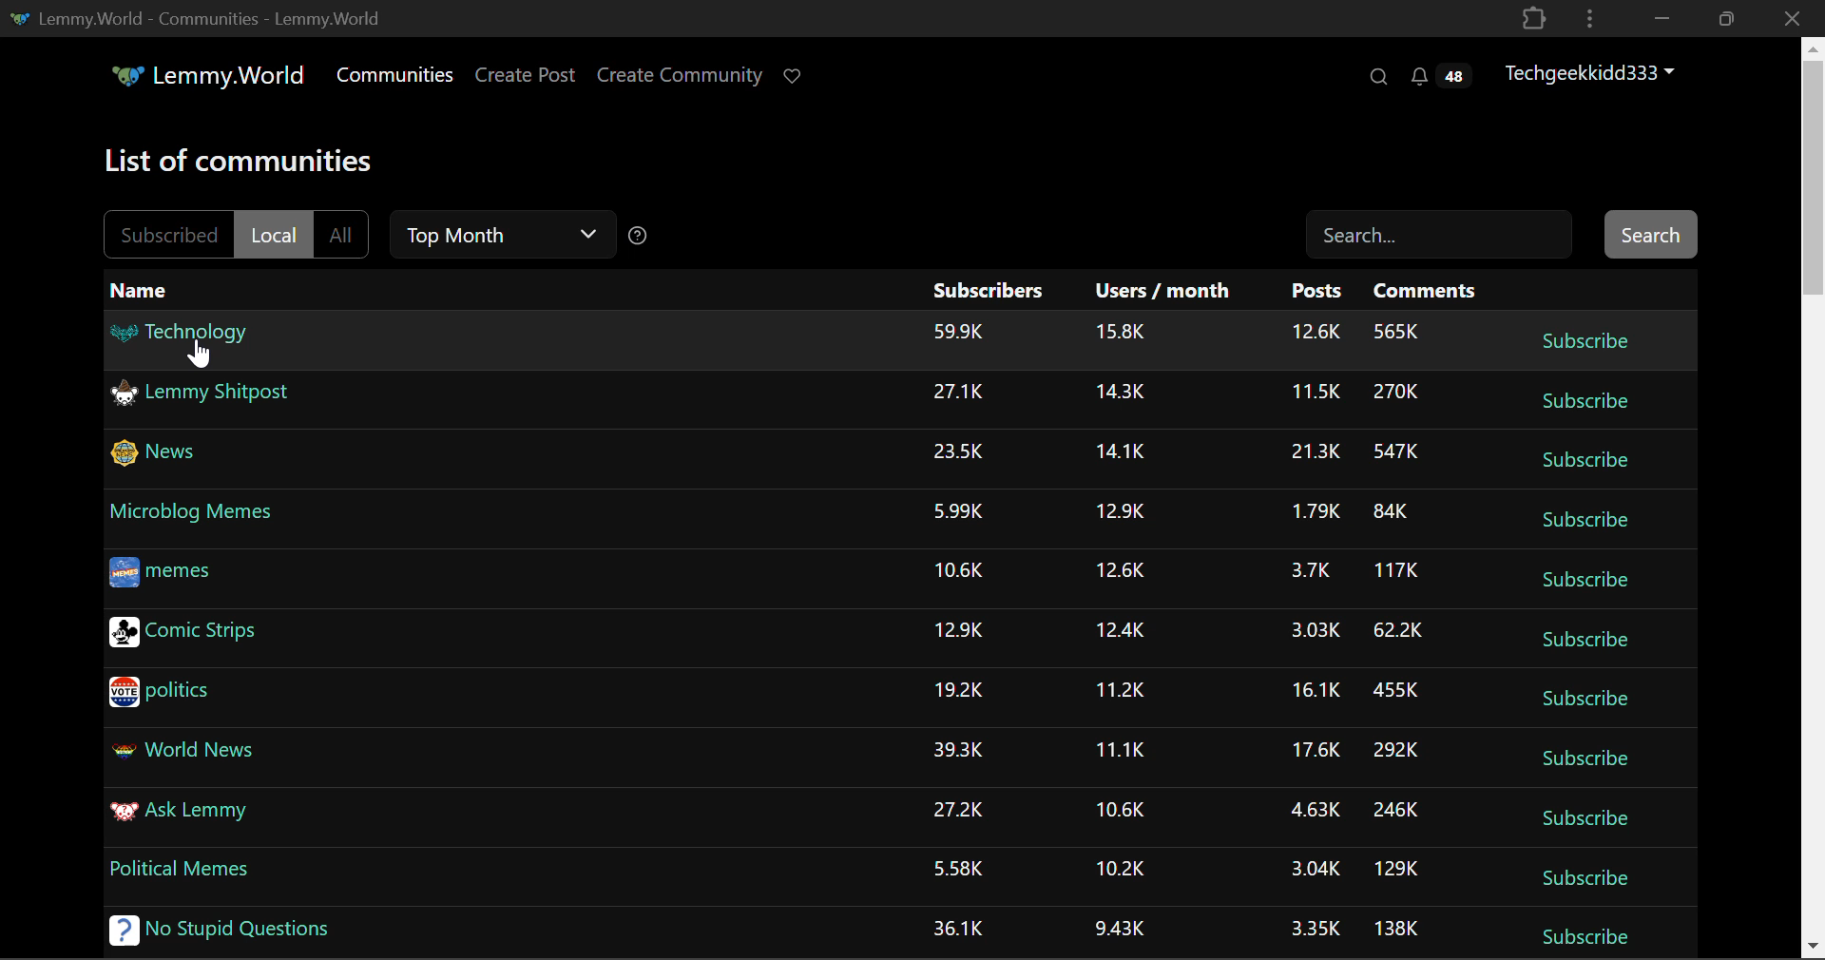  What do you see at coordinates (795, 77) in the screenshot?
I see `Donate to Lemmy` at bounding box center [795, 77].